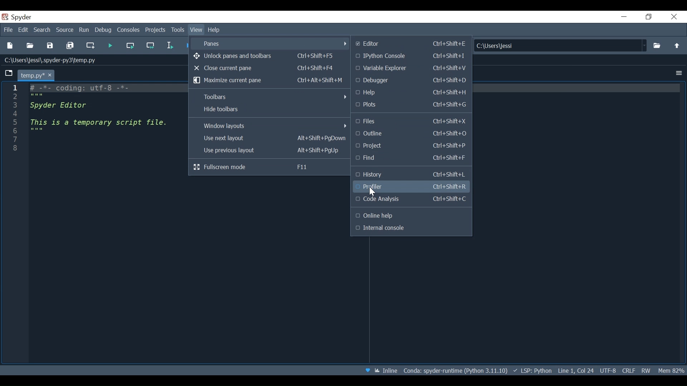  I want to click on Search, so click(42, 30).